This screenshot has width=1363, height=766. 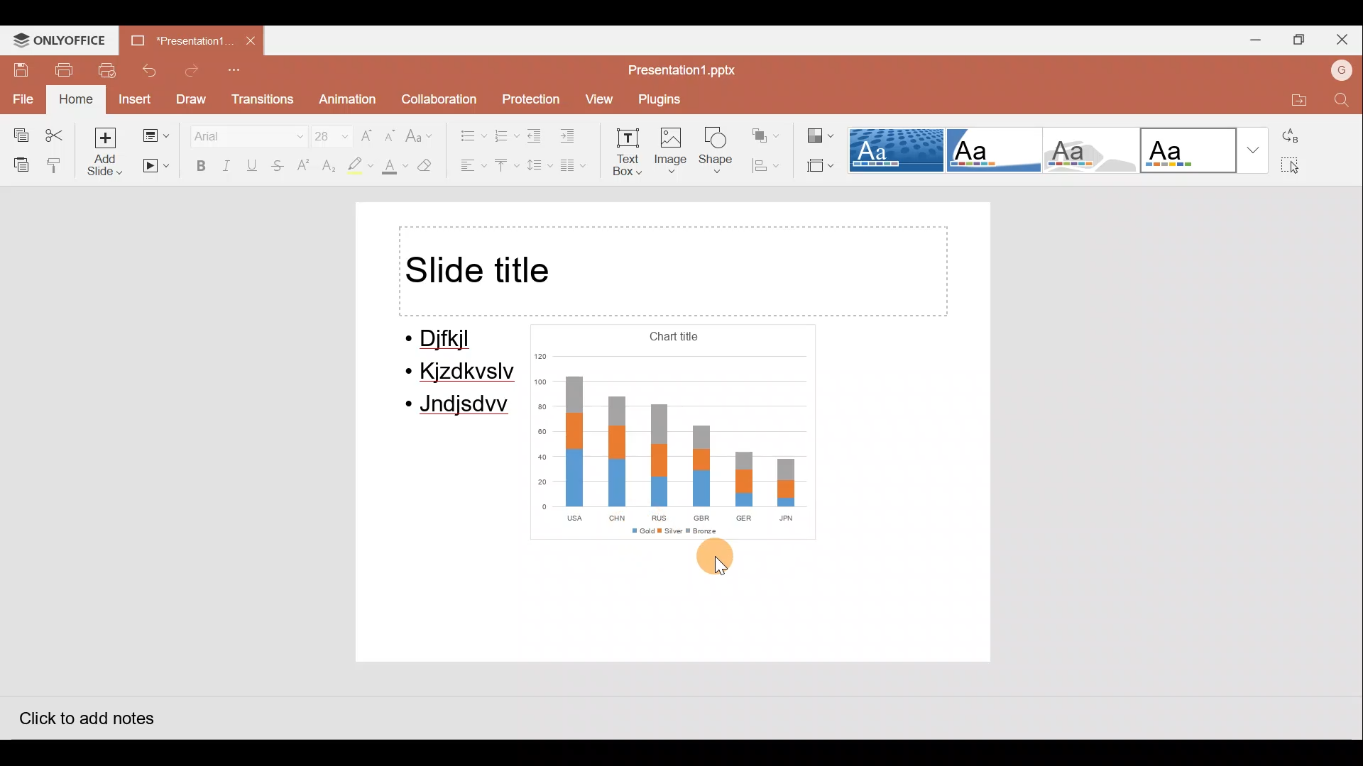 I want to click on Cut, so click(x=58, y=132).